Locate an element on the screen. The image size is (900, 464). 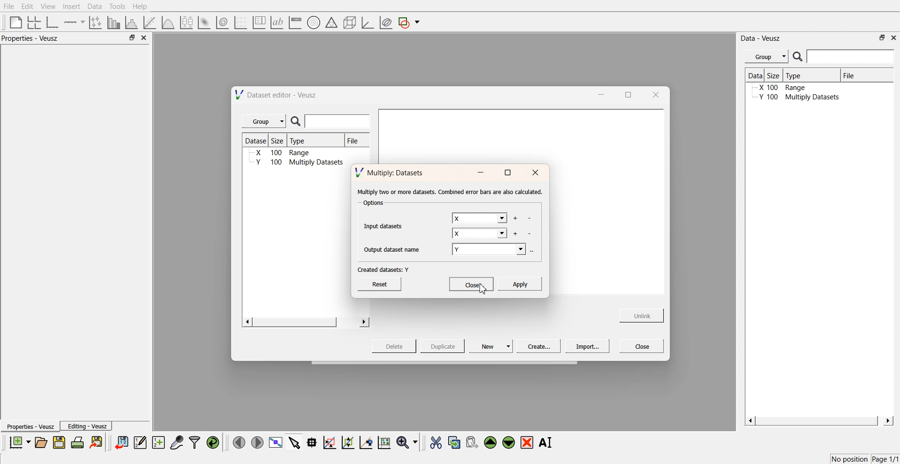
Type is located at coordinates (300, 141).